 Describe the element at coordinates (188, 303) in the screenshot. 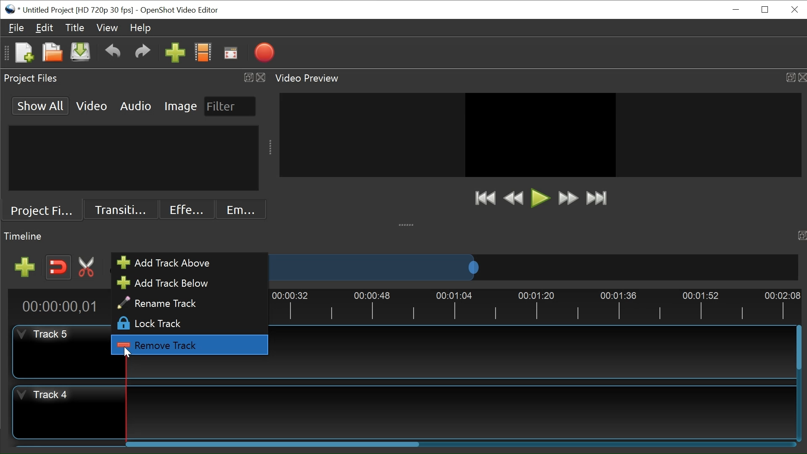

I see `Rename Track` at that location.